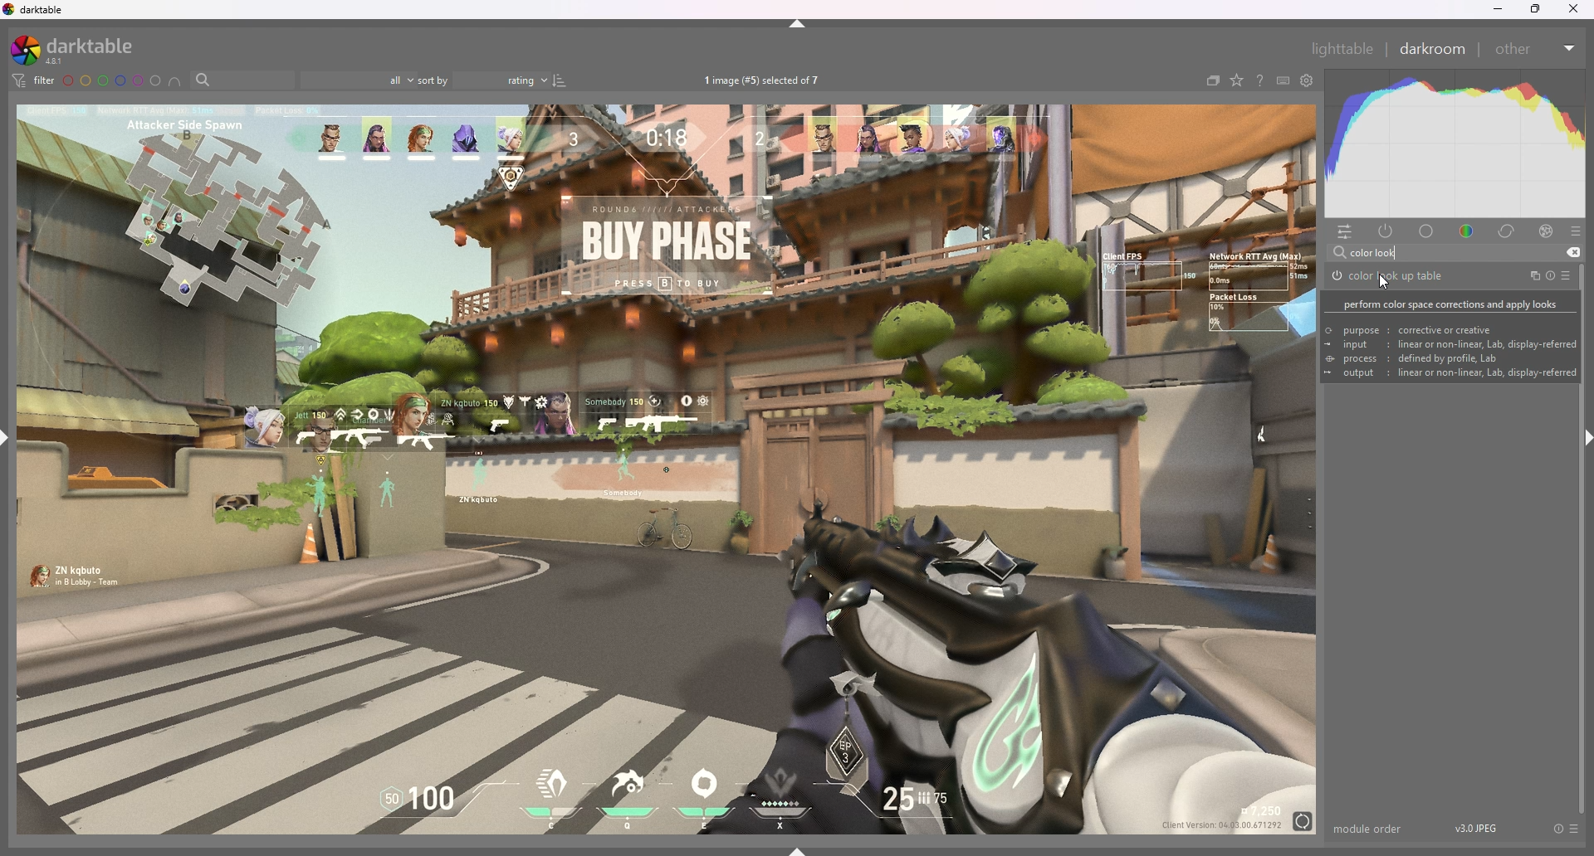 Image resolution: width=1594 pixels, height=856 pixels. Describe the element at coordinates (1584, 541) in the screenshot. I see `scroll bar` at that location.